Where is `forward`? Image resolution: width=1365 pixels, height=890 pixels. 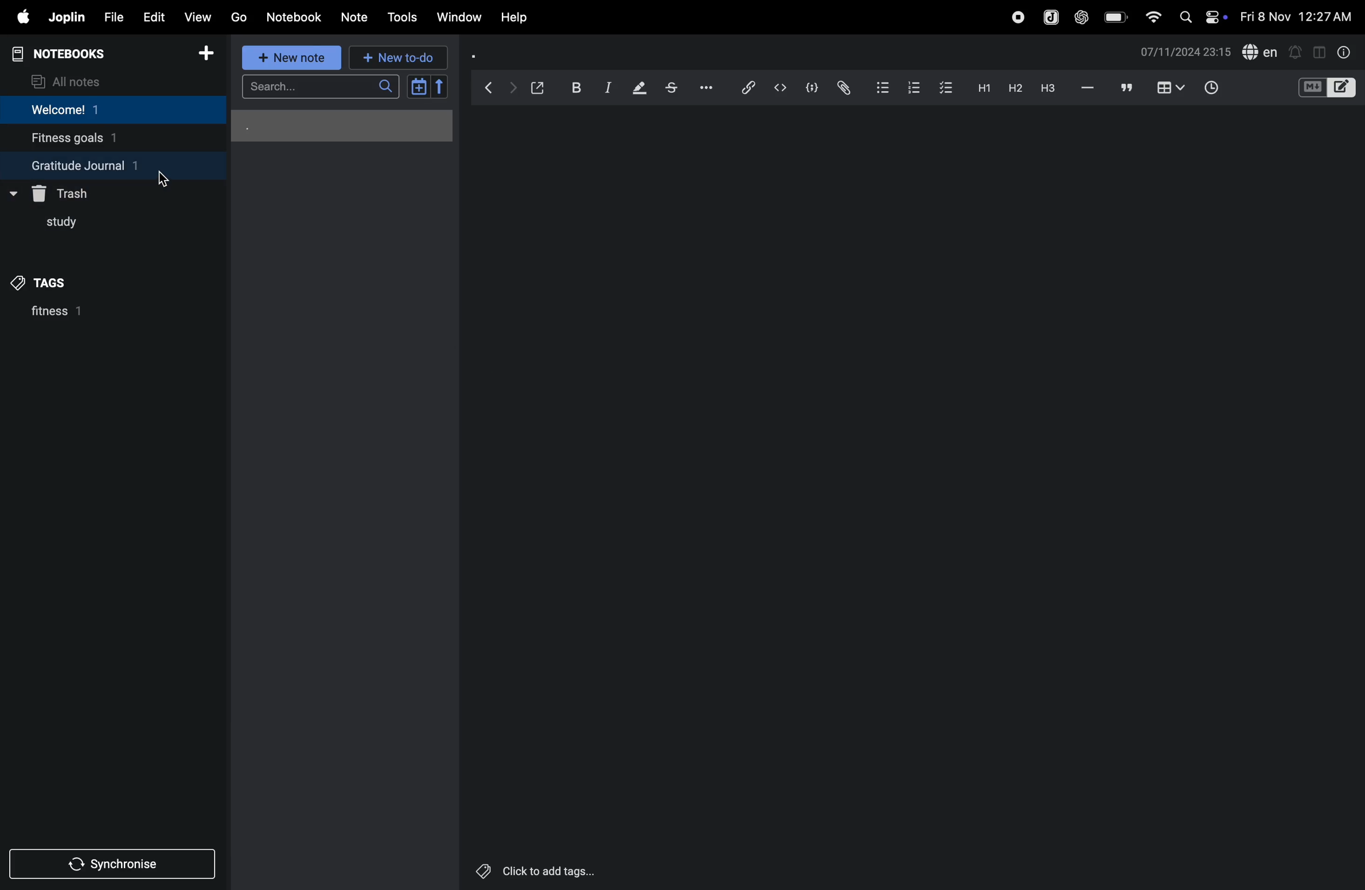 forward is located at coordinates (512, 88).